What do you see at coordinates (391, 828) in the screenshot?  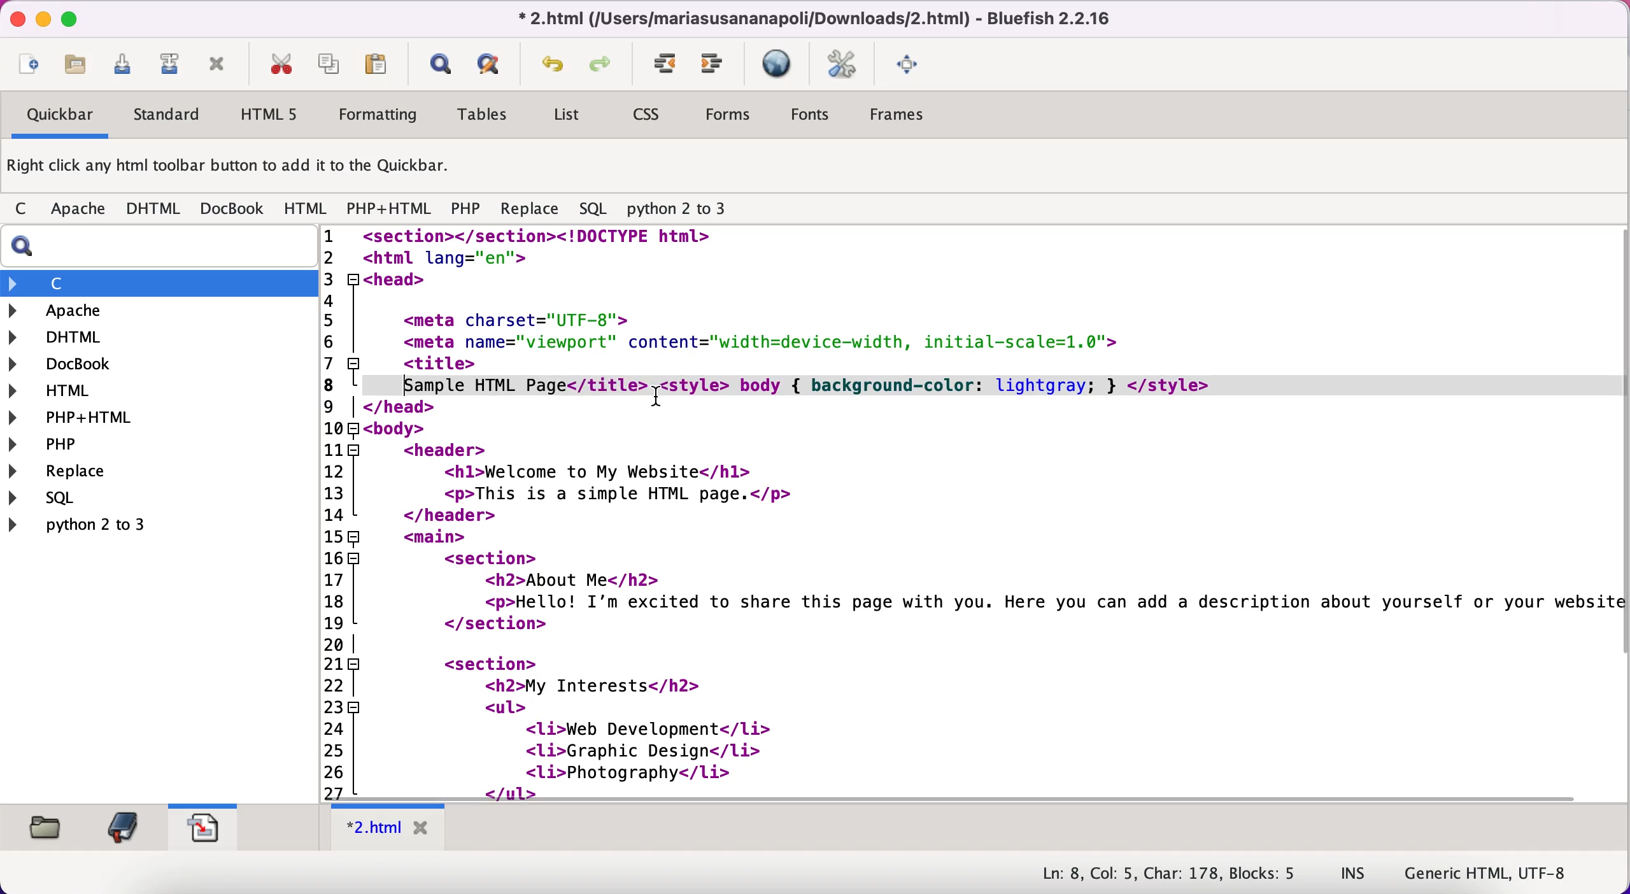 I see `* 2.html` at bounding box center [391, 828].